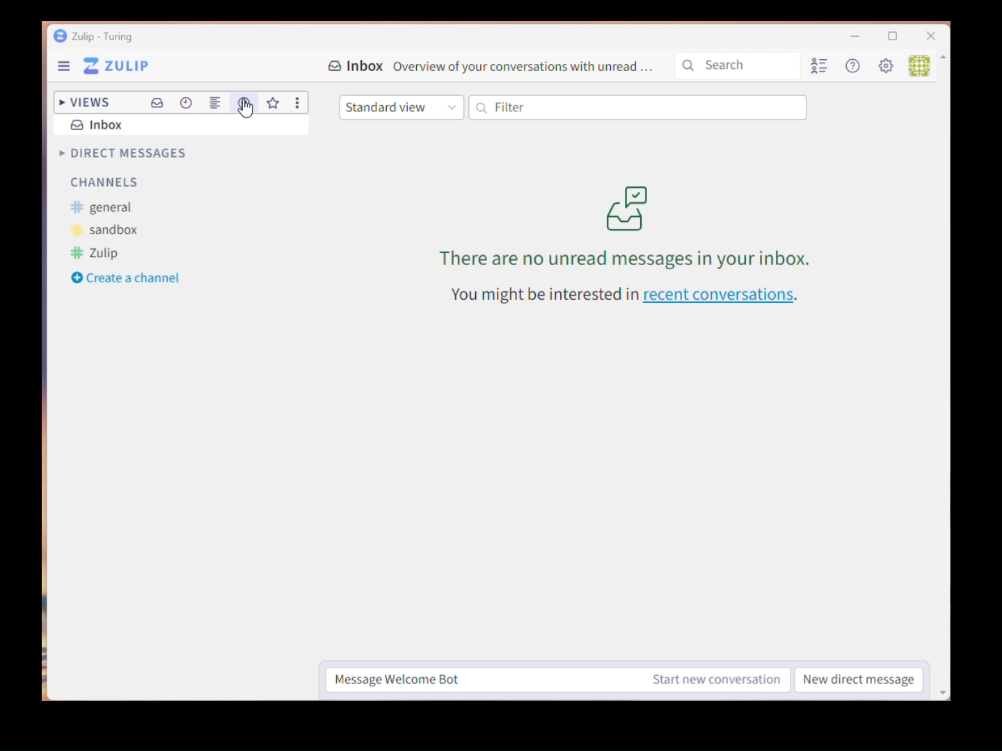 Image resolution: width=1002 pixels, height=751 pixels. Describe the element at coordinates (120, 154) in the screenshot. I see `Direct Messages` at that location.